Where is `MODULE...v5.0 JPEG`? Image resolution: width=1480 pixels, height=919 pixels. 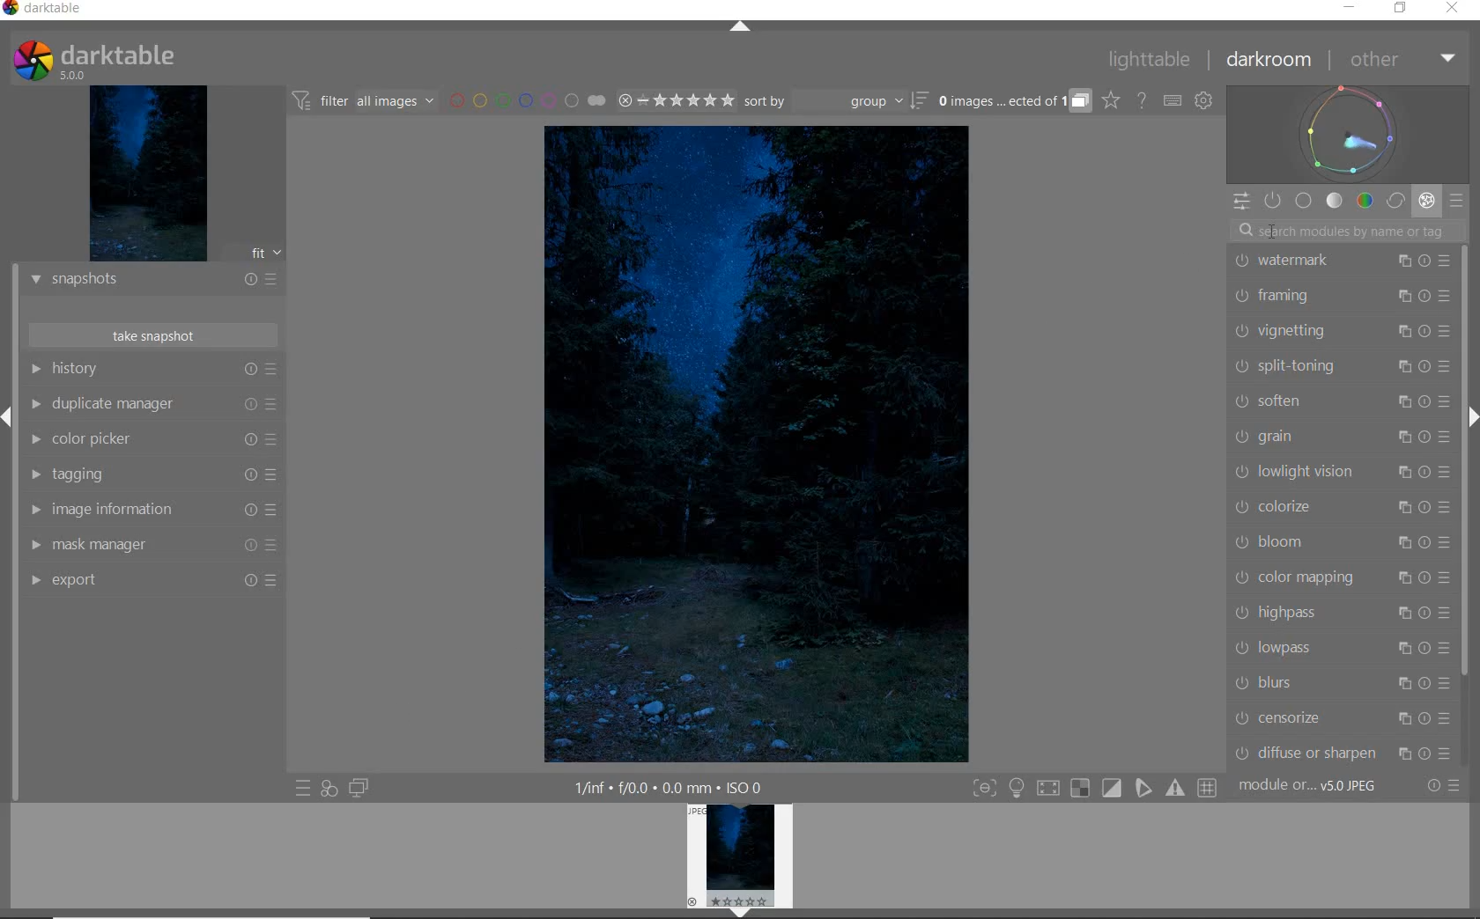 MODULE...v5.0 JPEG is located at coordinates (1308, 788).